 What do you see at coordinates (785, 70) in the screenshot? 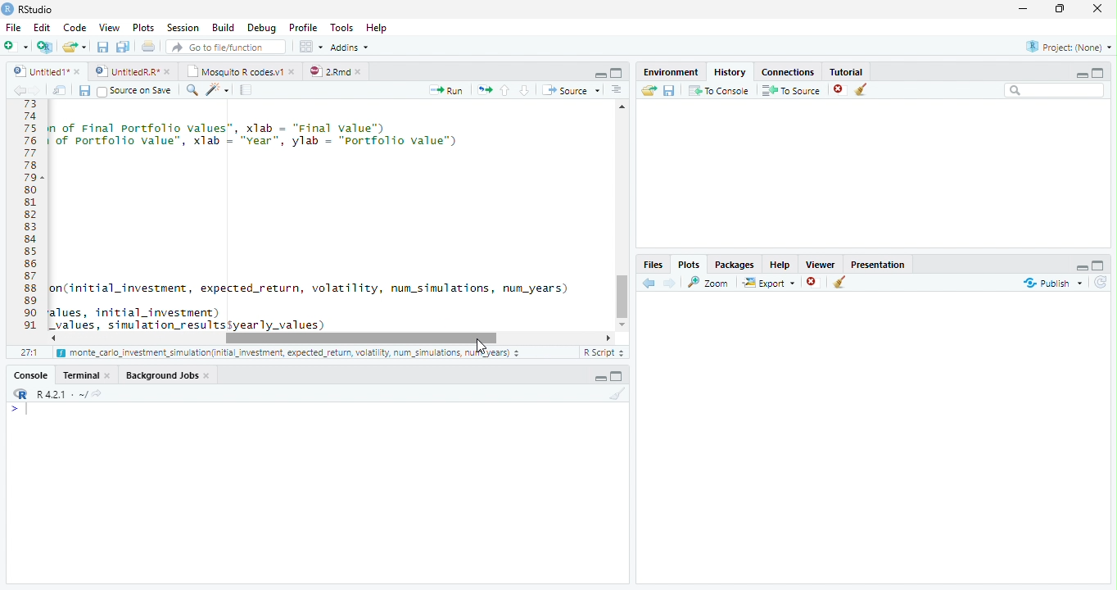
I see `‘Connections` at bounding box center [785, 70].